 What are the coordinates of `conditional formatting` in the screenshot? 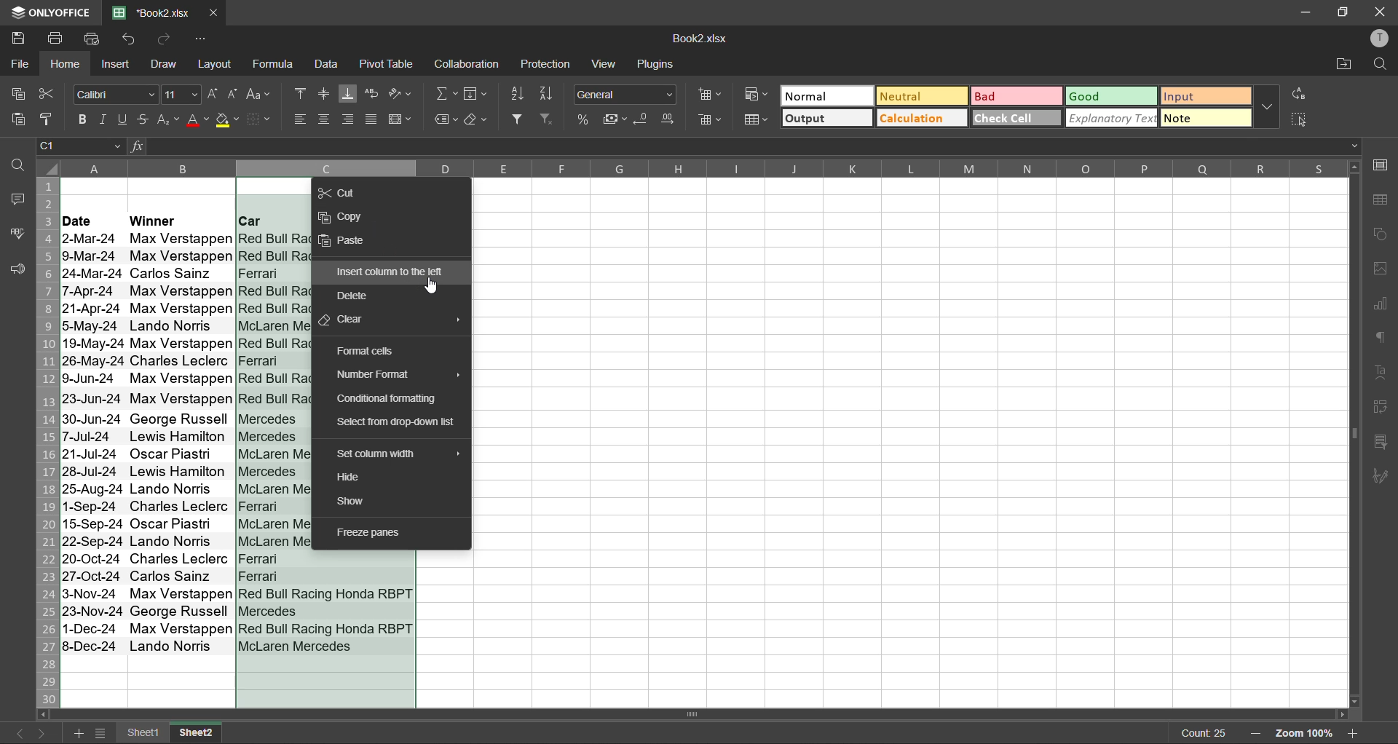 It's located at (393, 399).